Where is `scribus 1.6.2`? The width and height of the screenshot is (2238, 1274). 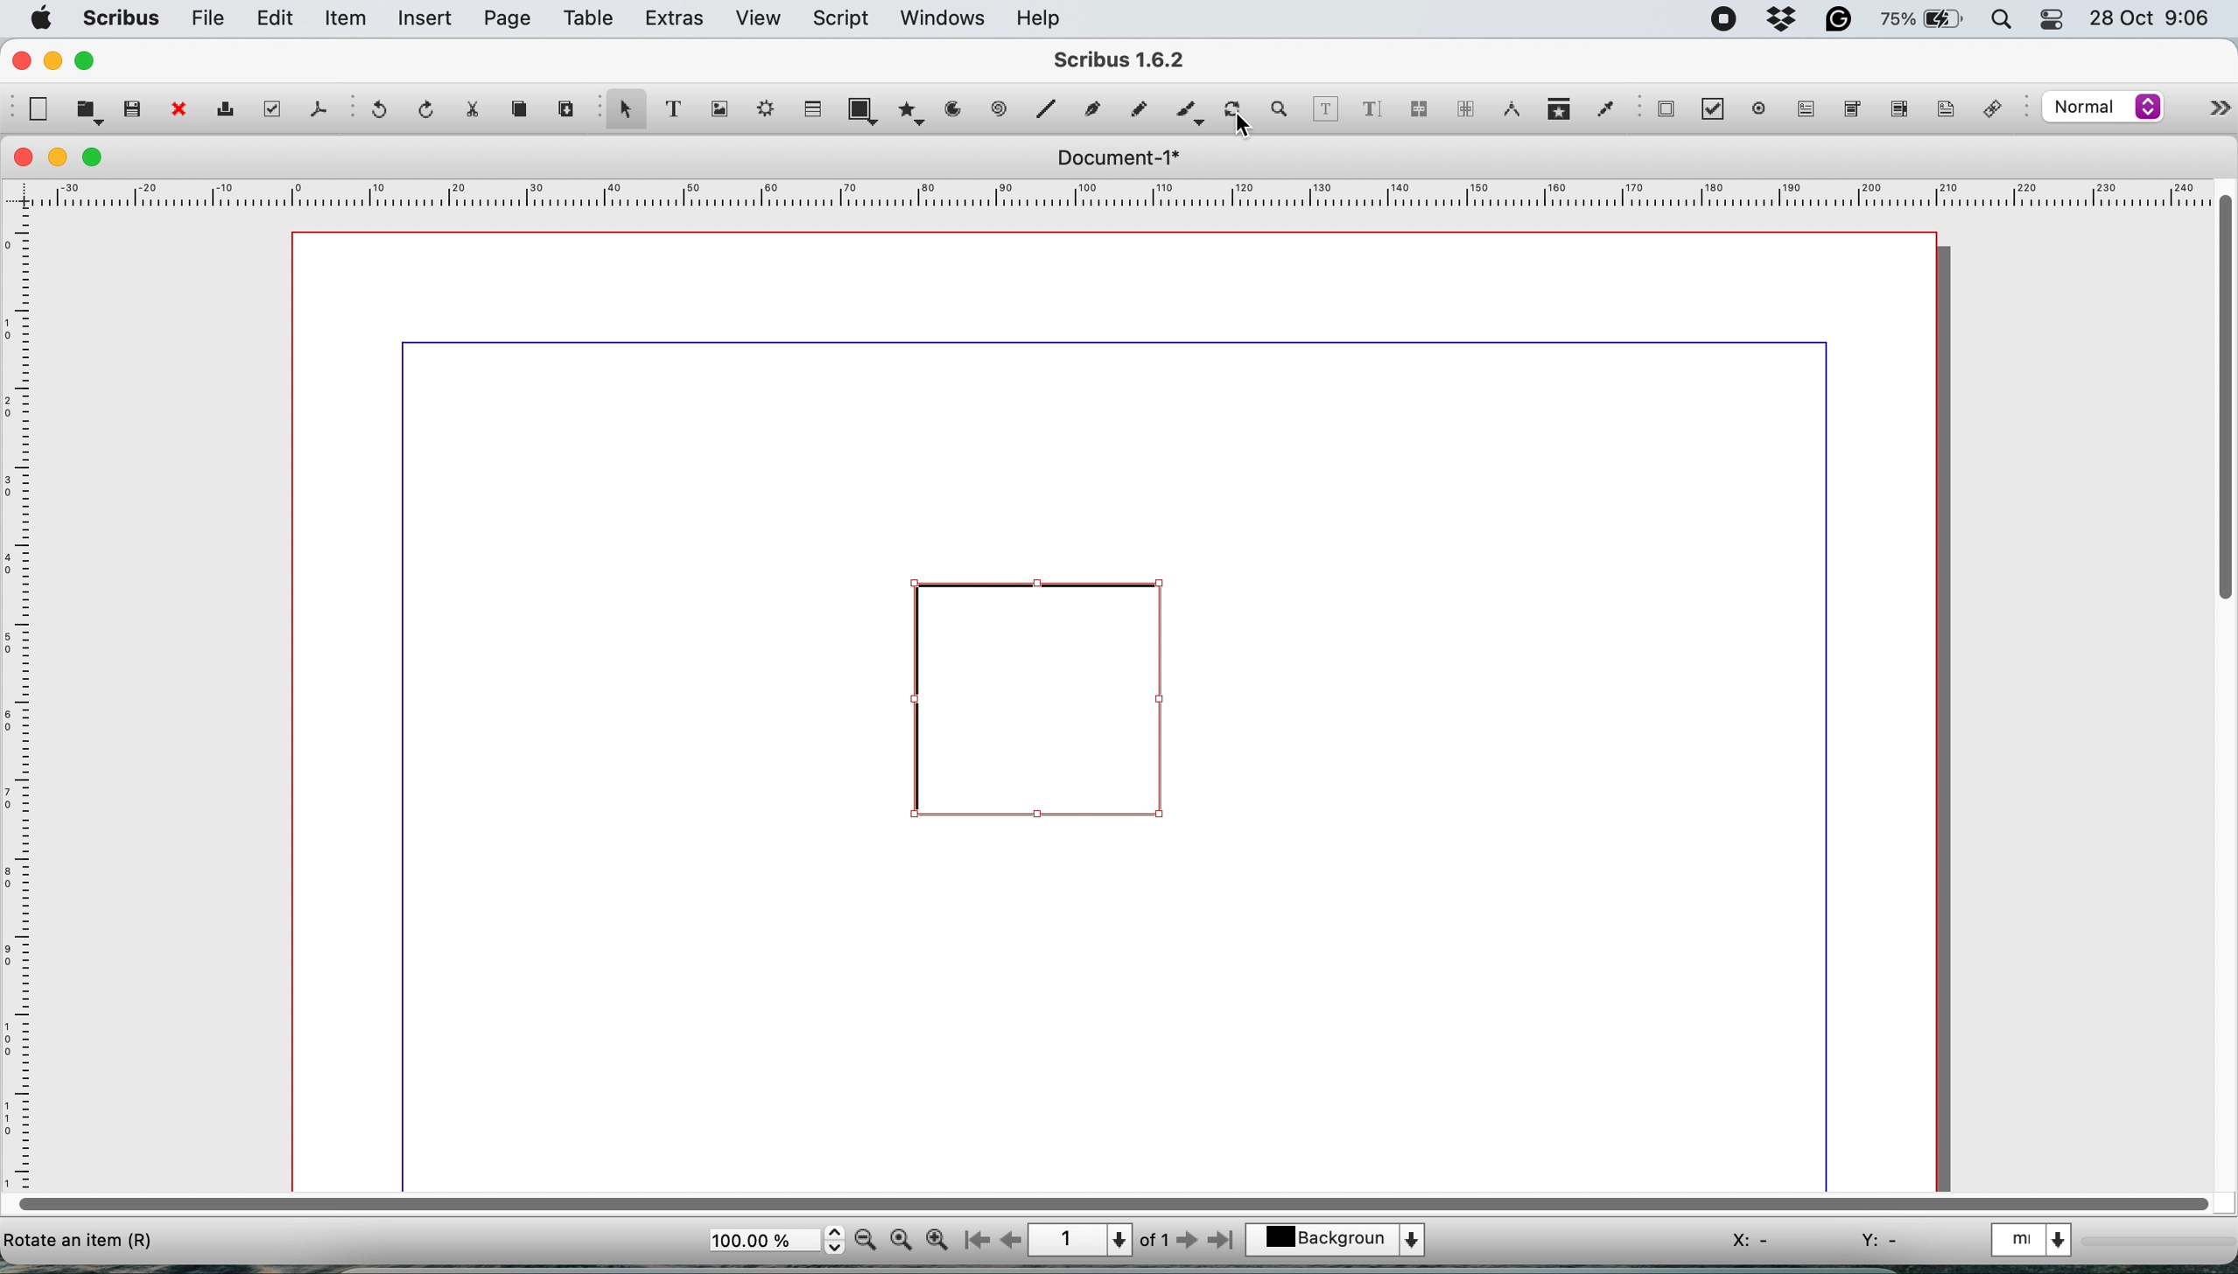
scribus 1.6.2 is located at coordinates (1138, 59).